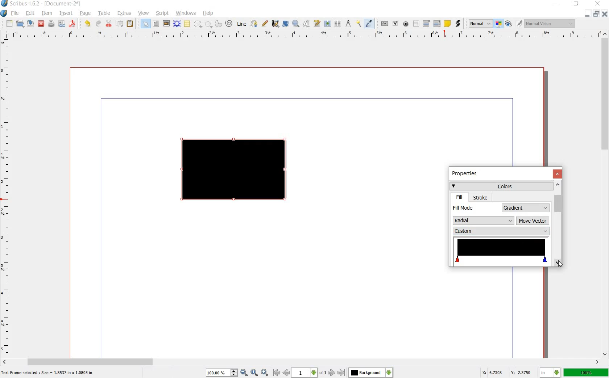 The width and height of the screenshot is (609, 378). What do you see at coordinates (243, 24) in the screenshot?
I see `line` at bounding box center [243, 24].